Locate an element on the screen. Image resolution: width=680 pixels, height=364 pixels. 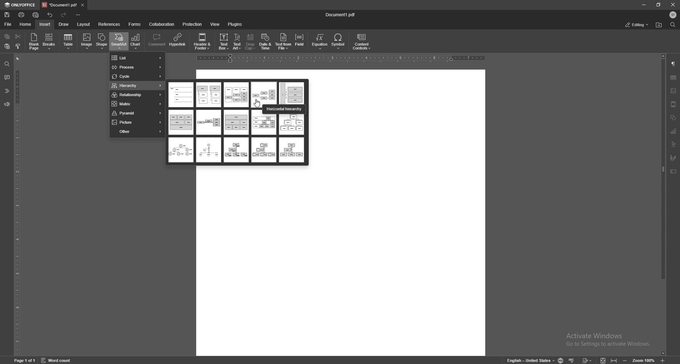
locate file is located at coordinates (659, 25).